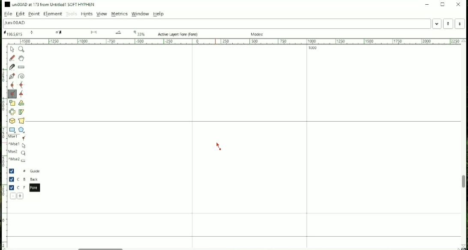  Describe the element at coordinates (21, 95) in the screenshot. I see `Add a tangent point` at that location.